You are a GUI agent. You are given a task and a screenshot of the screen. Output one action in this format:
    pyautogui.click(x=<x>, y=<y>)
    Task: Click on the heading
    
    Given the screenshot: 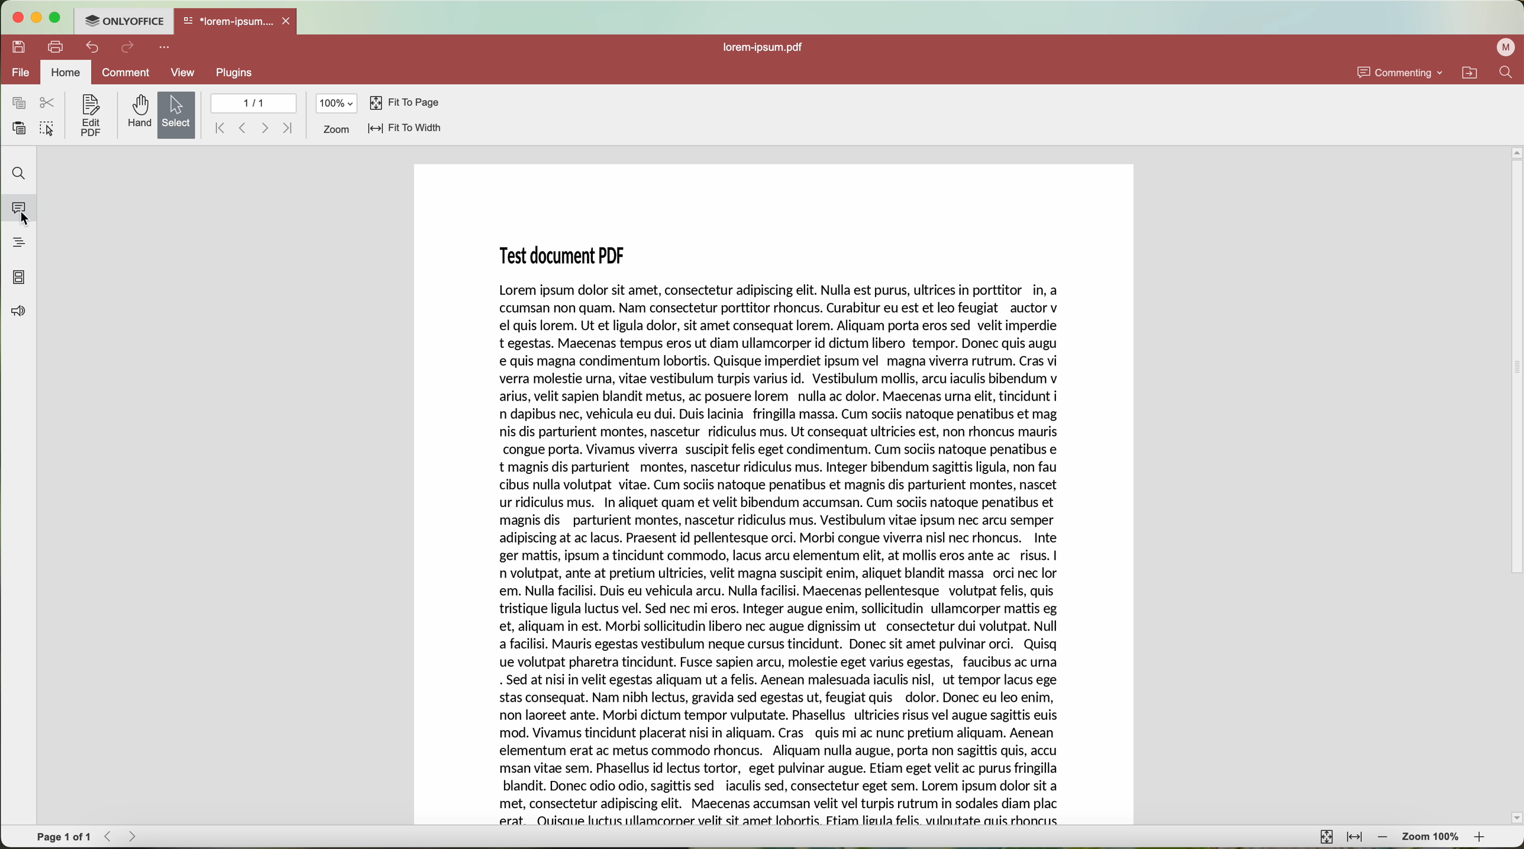 What is the action you would take?
    pyautogui.click(x=20, y=242)
    